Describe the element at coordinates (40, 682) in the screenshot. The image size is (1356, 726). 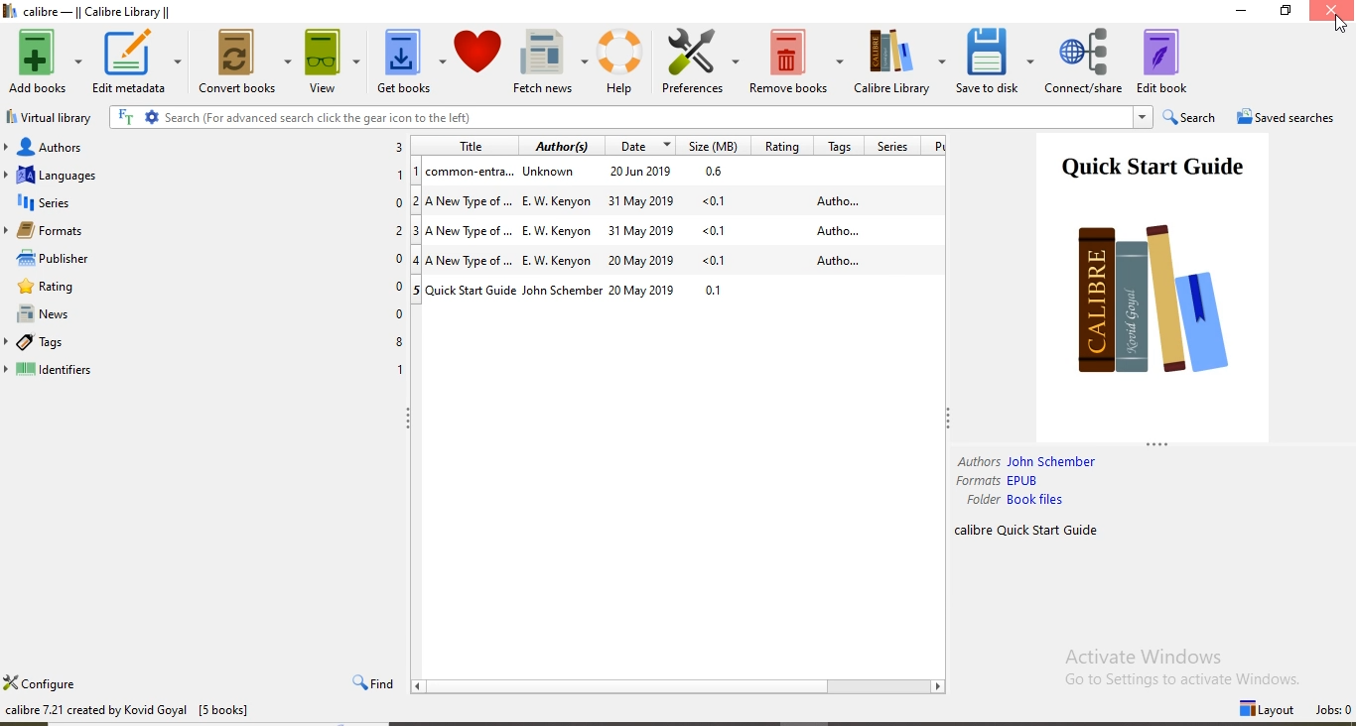
I see `Configure` at that location.